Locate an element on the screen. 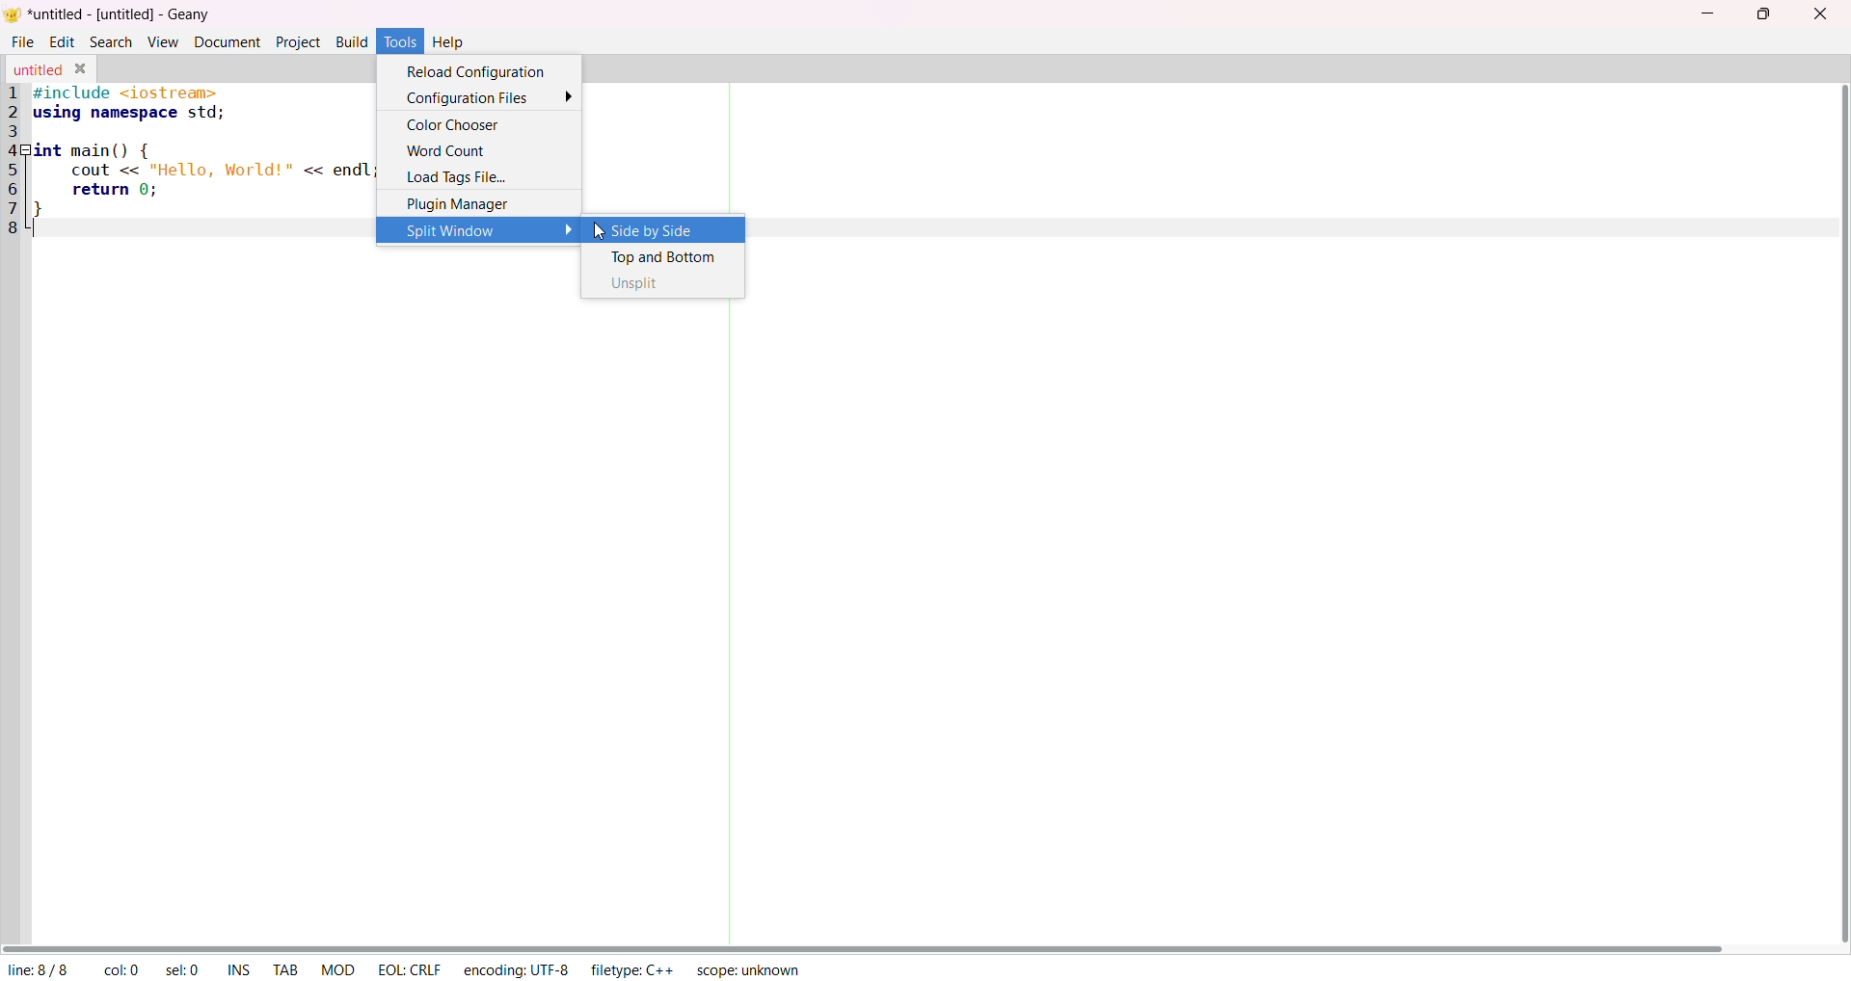 The image size is (1851, 981). EOL: CRLF is located at coordinates (407, 969).